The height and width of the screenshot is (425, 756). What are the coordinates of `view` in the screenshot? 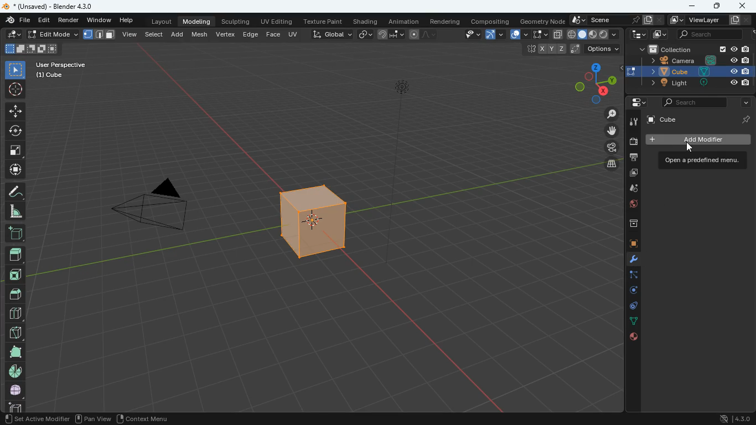 It's located at (131, 35).